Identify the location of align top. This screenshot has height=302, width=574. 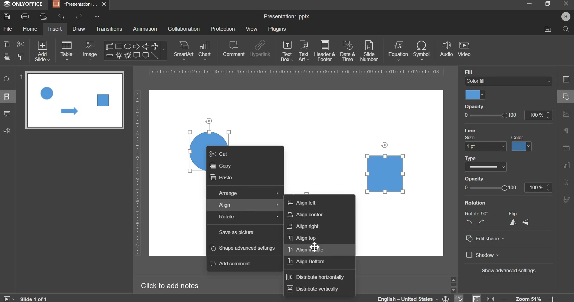
(302, 238).